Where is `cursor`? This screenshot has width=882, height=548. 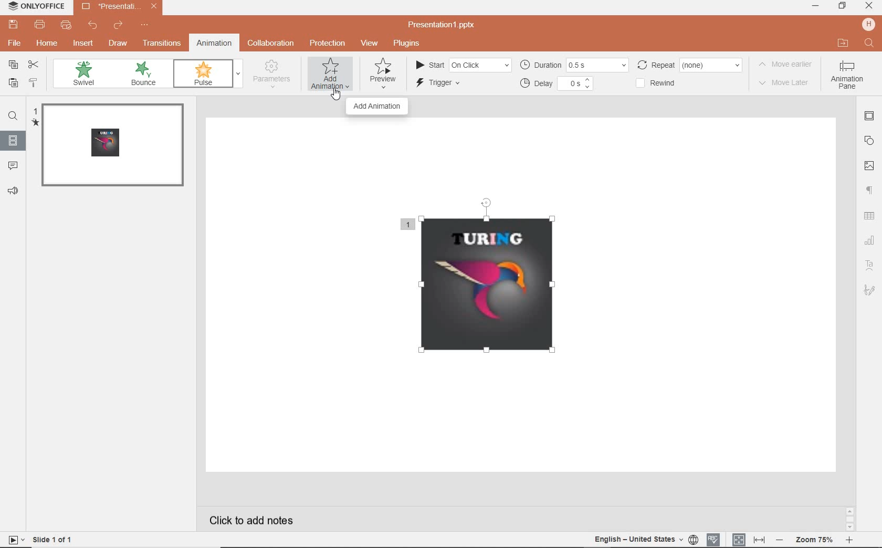
cursor is located at coordinates (335, 94).